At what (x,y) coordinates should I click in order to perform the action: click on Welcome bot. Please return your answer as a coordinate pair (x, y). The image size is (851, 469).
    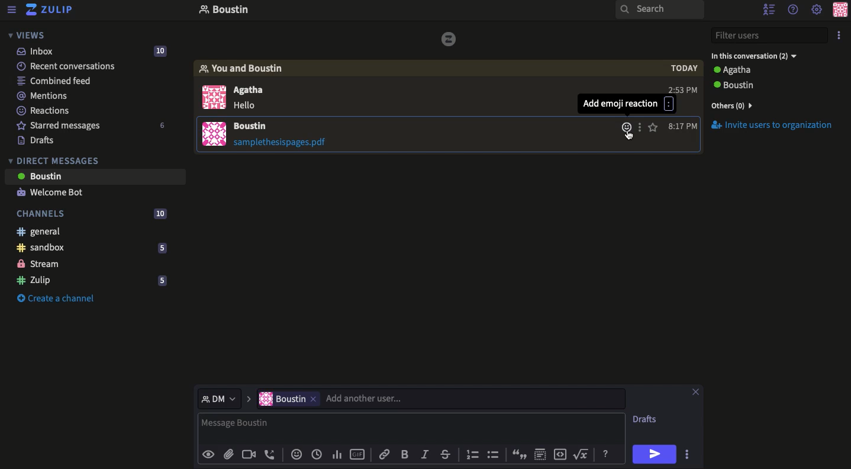
    Looking at the image, I should click on (53, 193).